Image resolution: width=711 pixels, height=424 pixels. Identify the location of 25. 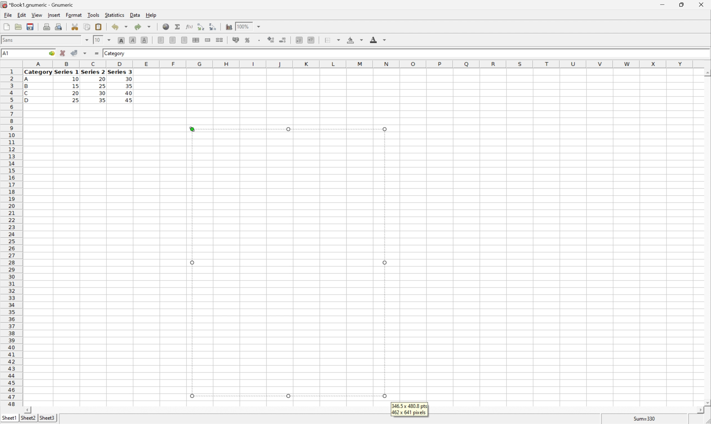
(75, 101).